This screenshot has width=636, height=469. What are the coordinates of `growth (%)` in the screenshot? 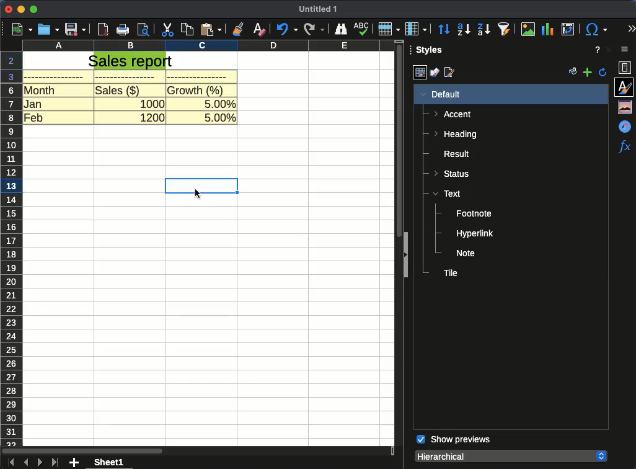 It's located at (197, 89).